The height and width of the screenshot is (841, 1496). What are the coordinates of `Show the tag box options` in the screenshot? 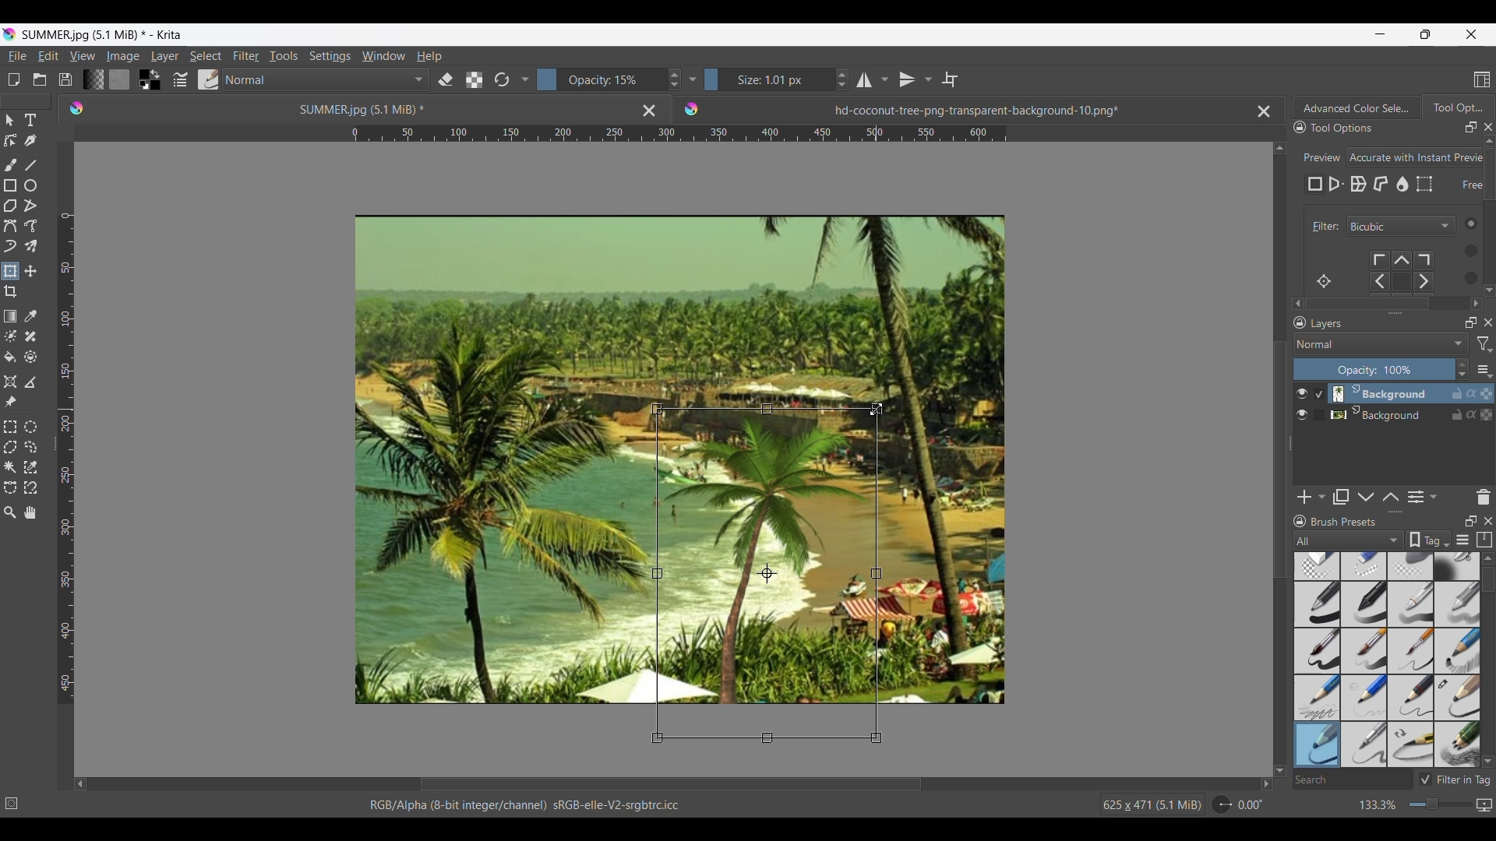 It's located at (1429, 540).